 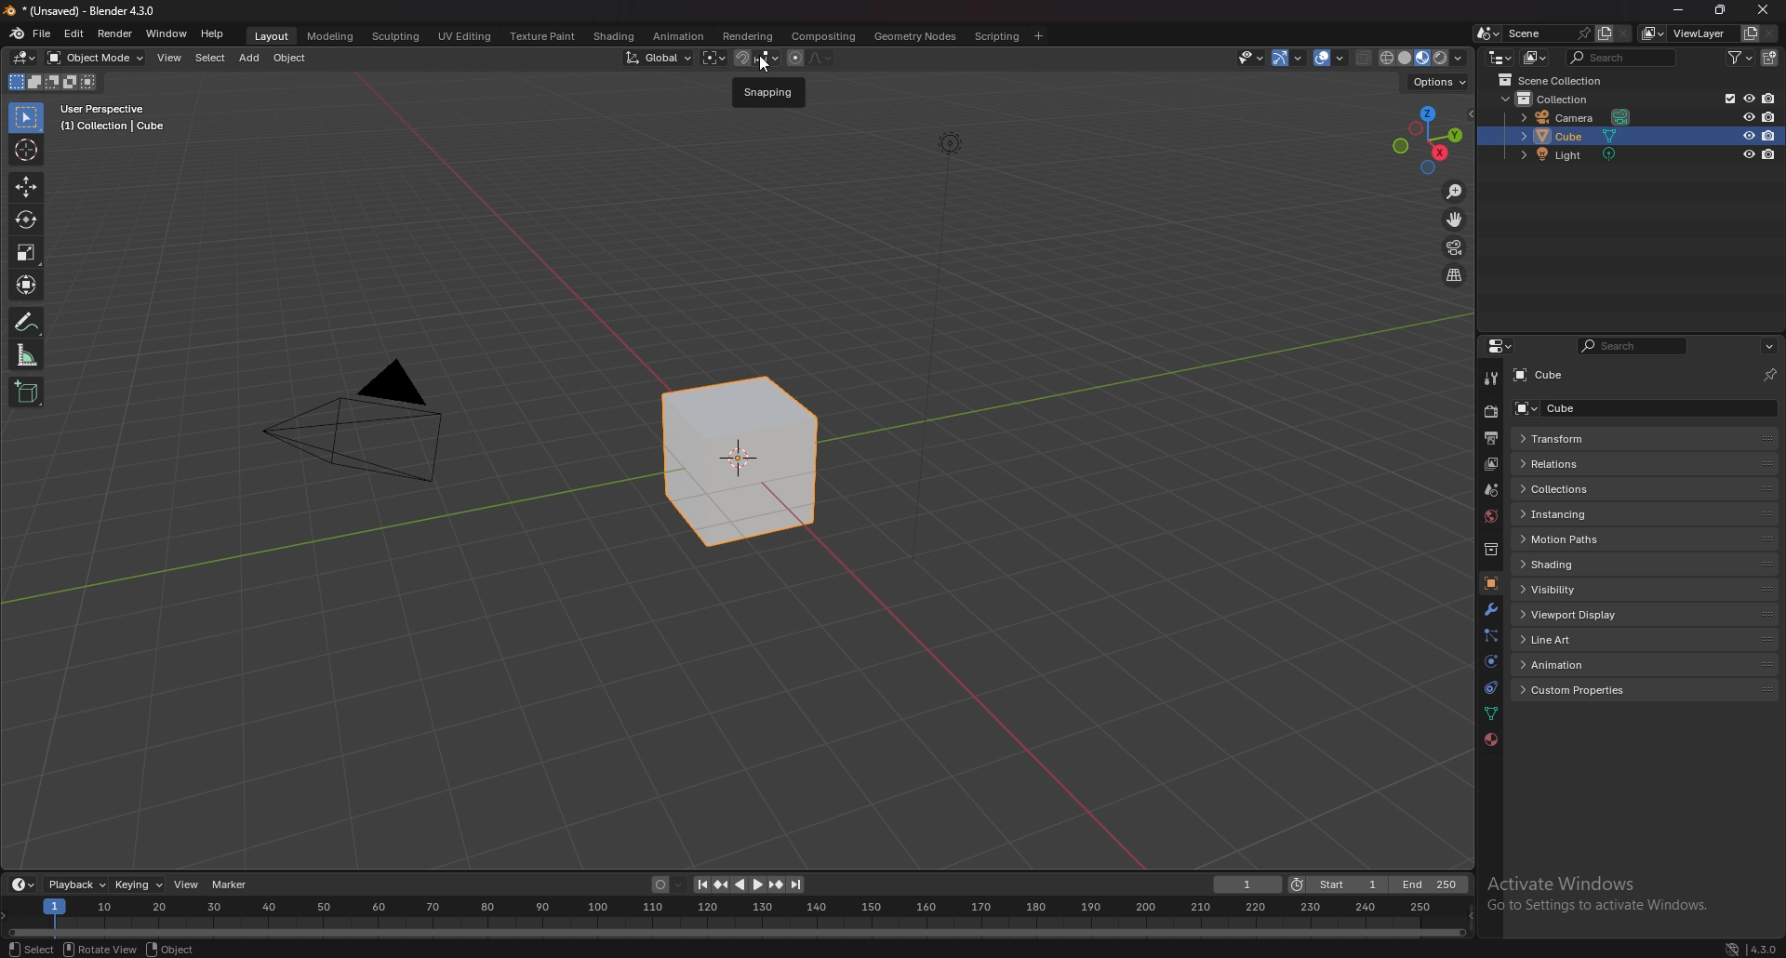 I want to click on add workspace, so click(x=1037, y=36).